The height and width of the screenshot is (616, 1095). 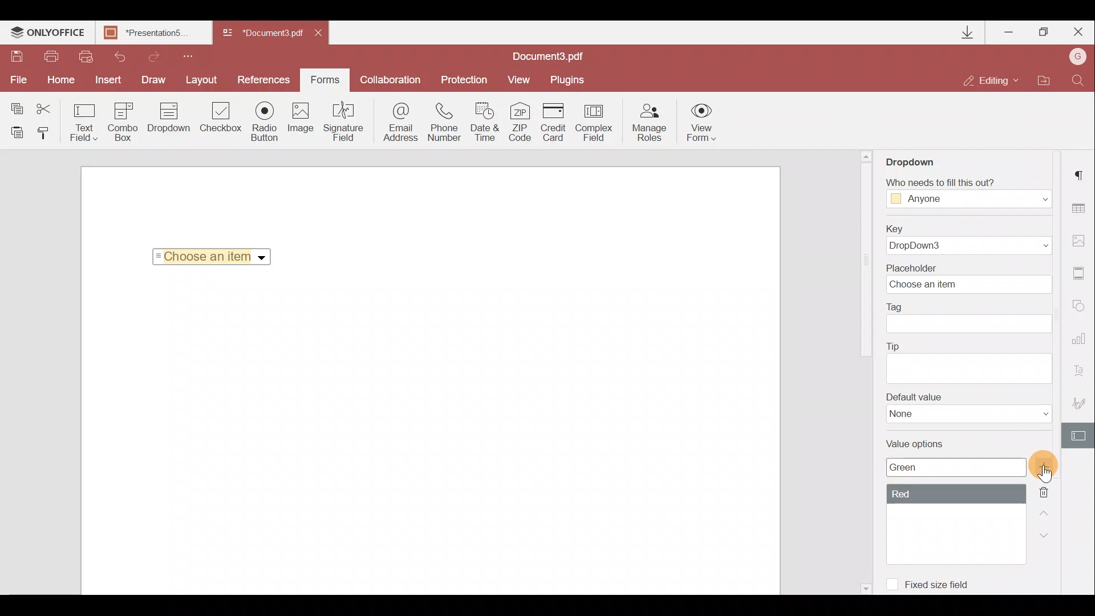 What do you see at coordinates (966, 278) in the screenshot?
I see `Placeholder` at bounding box center [966, 278].